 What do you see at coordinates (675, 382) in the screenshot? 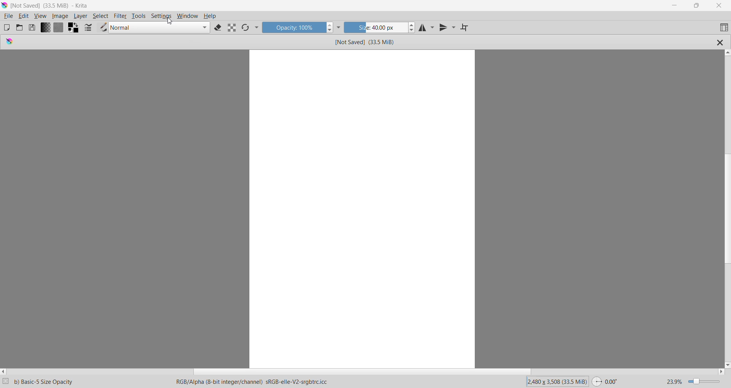
I see `23.9%` at bounding box center [675, 382].